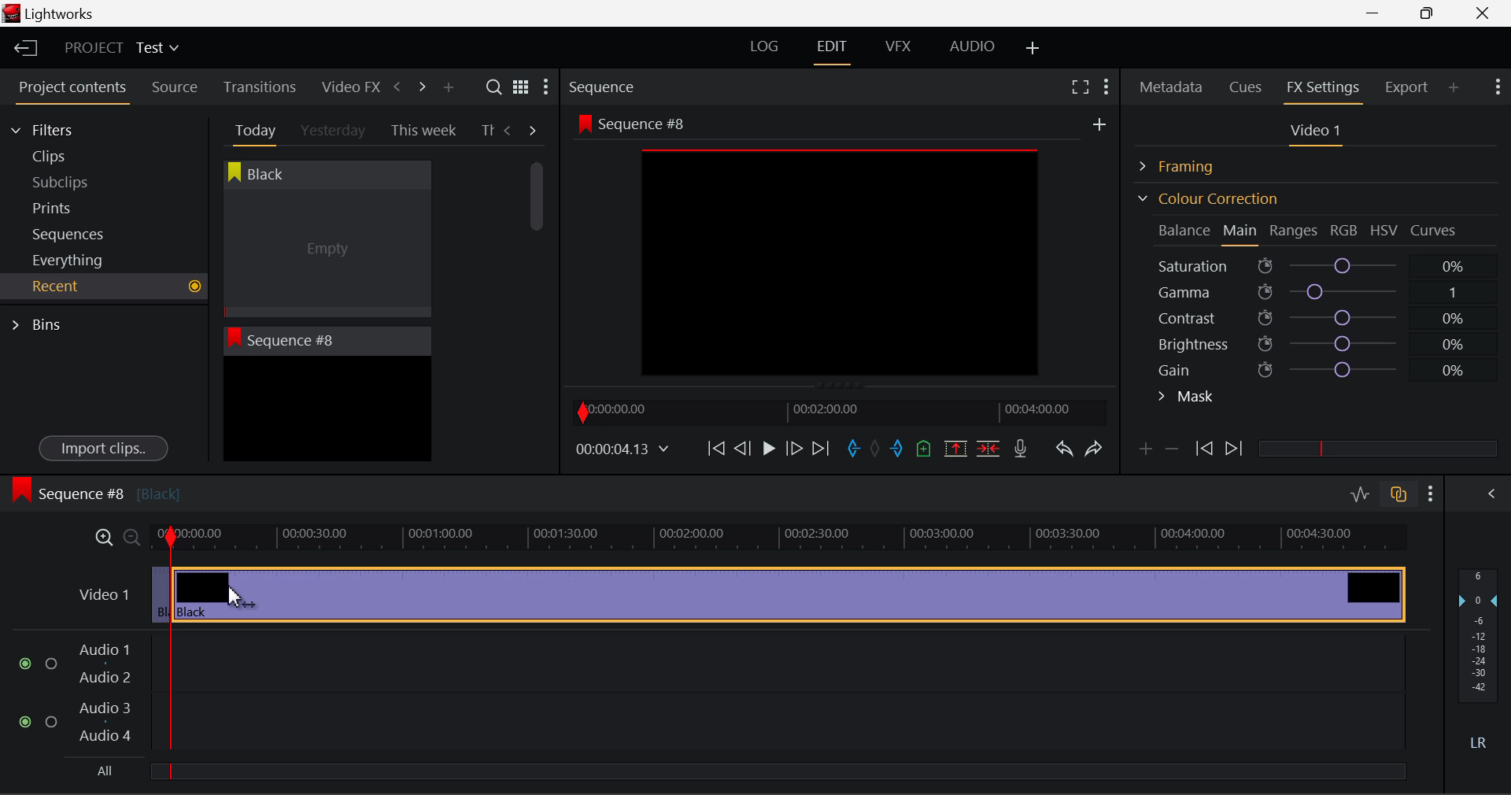 This screenshot has height=795, width=1511. Describe the element at coordinates (74, 205) in the screenshot. I see `Prints` at that location.